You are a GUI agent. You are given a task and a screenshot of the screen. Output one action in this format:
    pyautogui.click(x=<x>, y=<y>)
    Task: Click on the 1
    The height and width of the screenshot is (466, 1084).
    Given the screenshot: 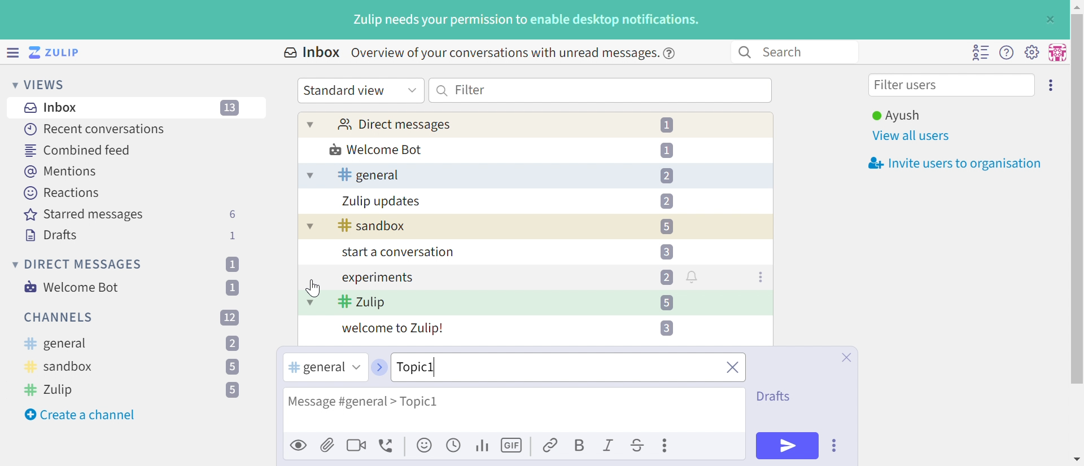 What is the action you would take?
    pyautogui.click(x=234, y=235)
    